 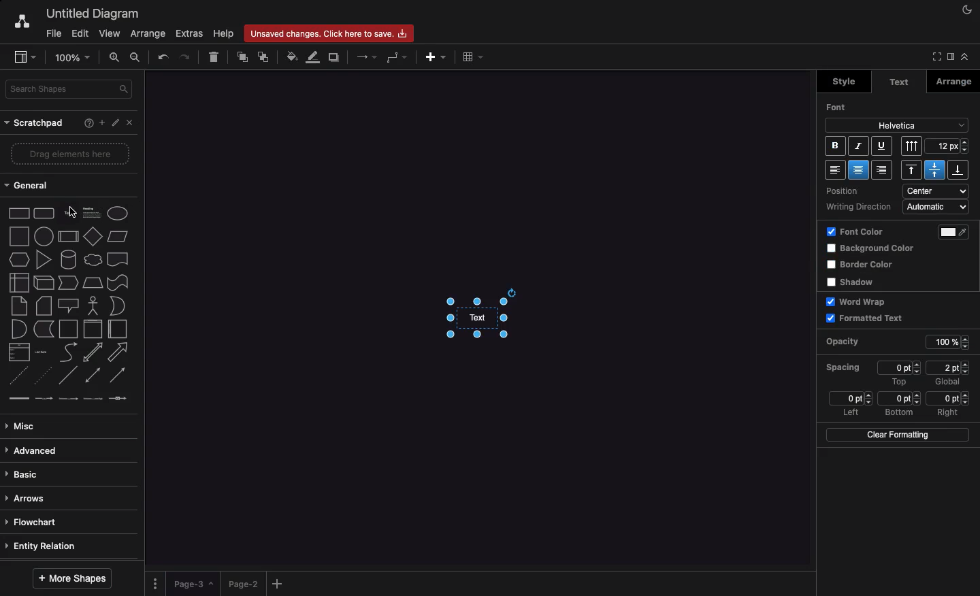 What do you see at coordinates (34, 452) in the screenshot?
I see `Advanced` at bounding box center [34, 452].